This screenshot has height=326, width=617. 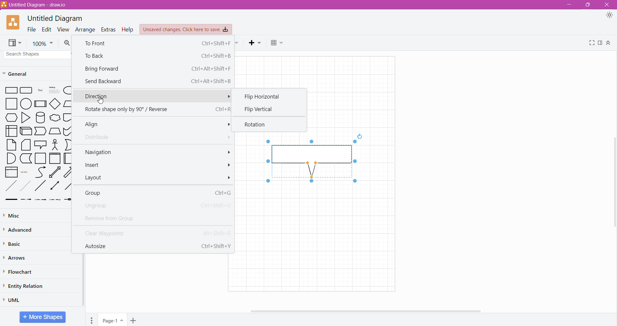 I want to click on Arrange, so click(x=85, y=29).